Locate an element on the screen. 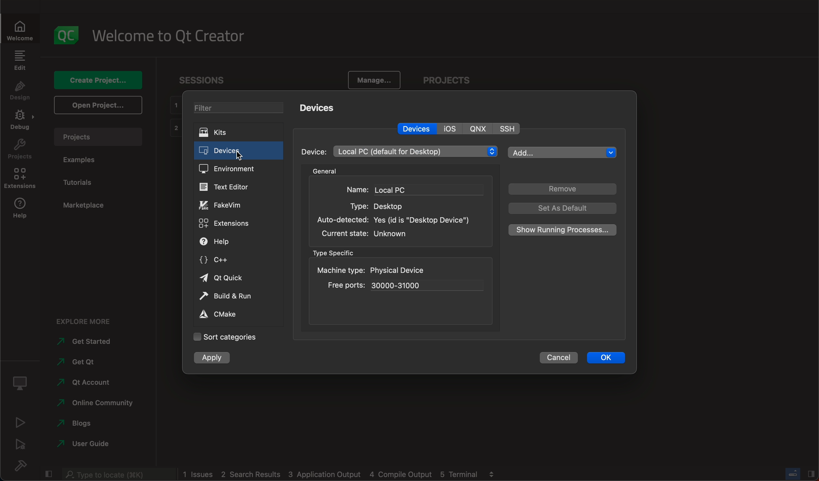 Image resolution: width=819 pixels, height=481 pixels. fakevim is located at coordinates (235, 205).